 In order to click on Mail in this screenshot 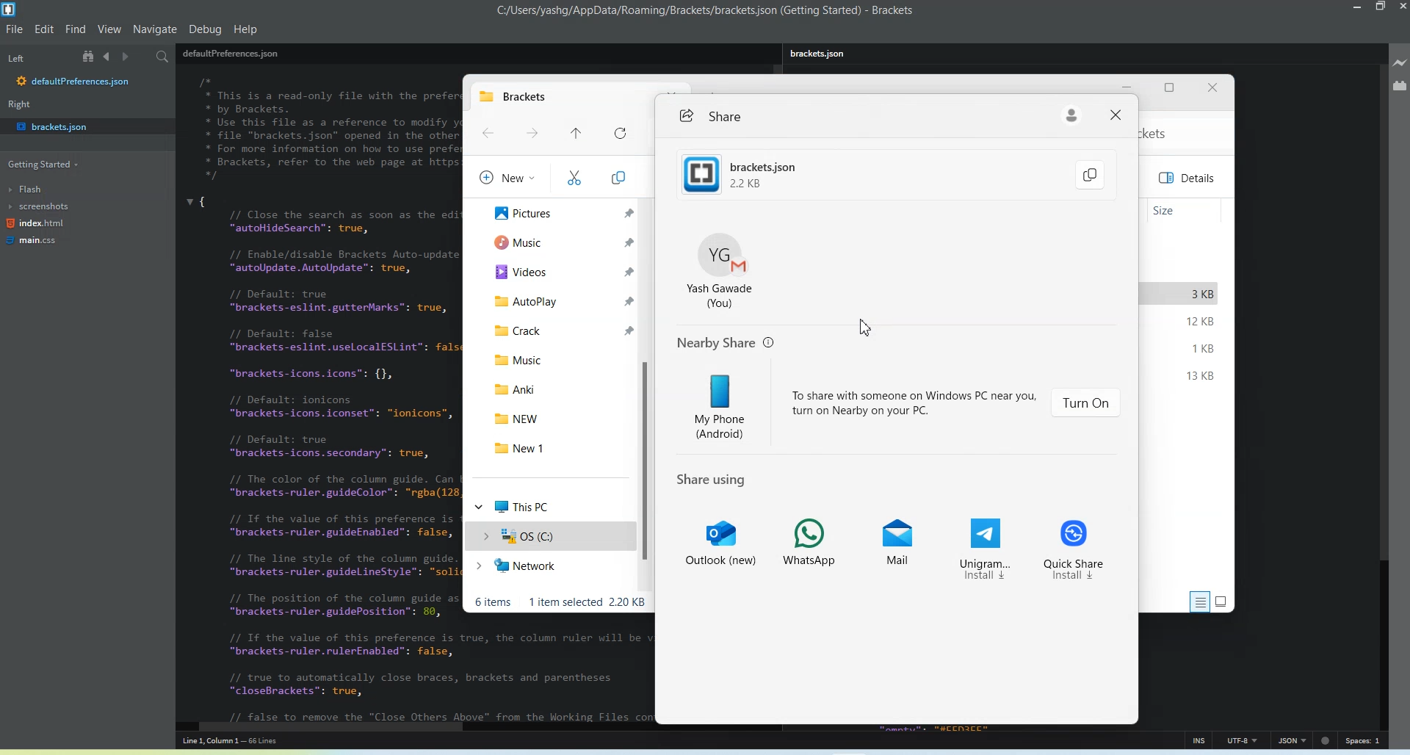, I will do `click(894, 538)`.